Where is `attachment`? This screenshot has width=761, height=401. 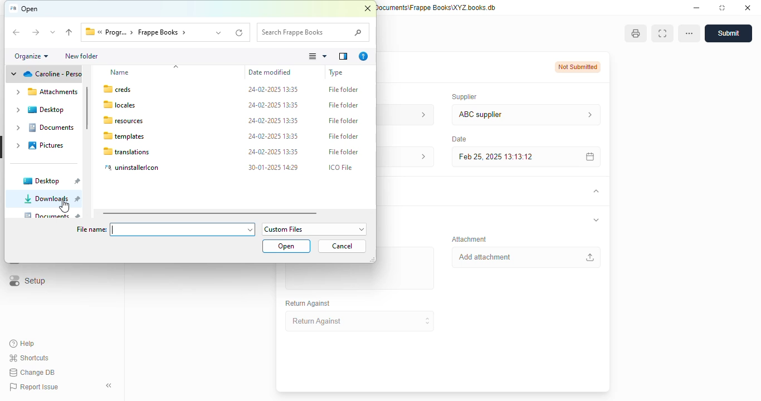
attachment is located at coordinates (469, 239).